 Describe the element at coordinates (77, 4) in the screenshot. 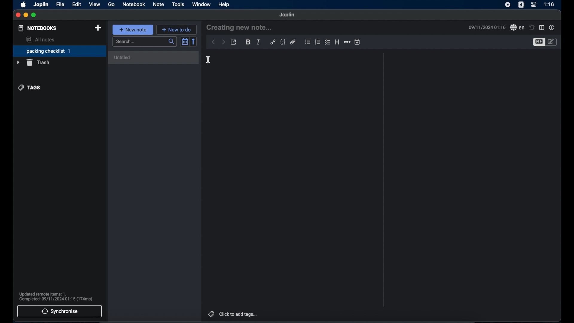

I see `edit` at that location.